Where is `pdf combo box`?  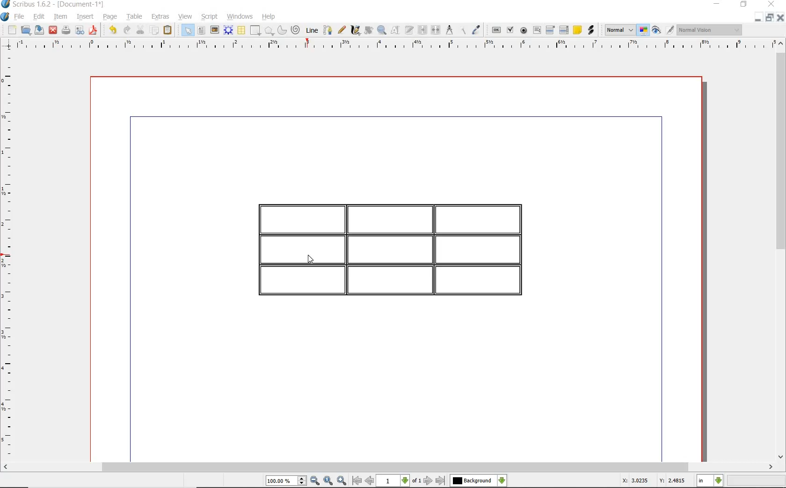 pdf combo box is located at coordinates (550, 30).